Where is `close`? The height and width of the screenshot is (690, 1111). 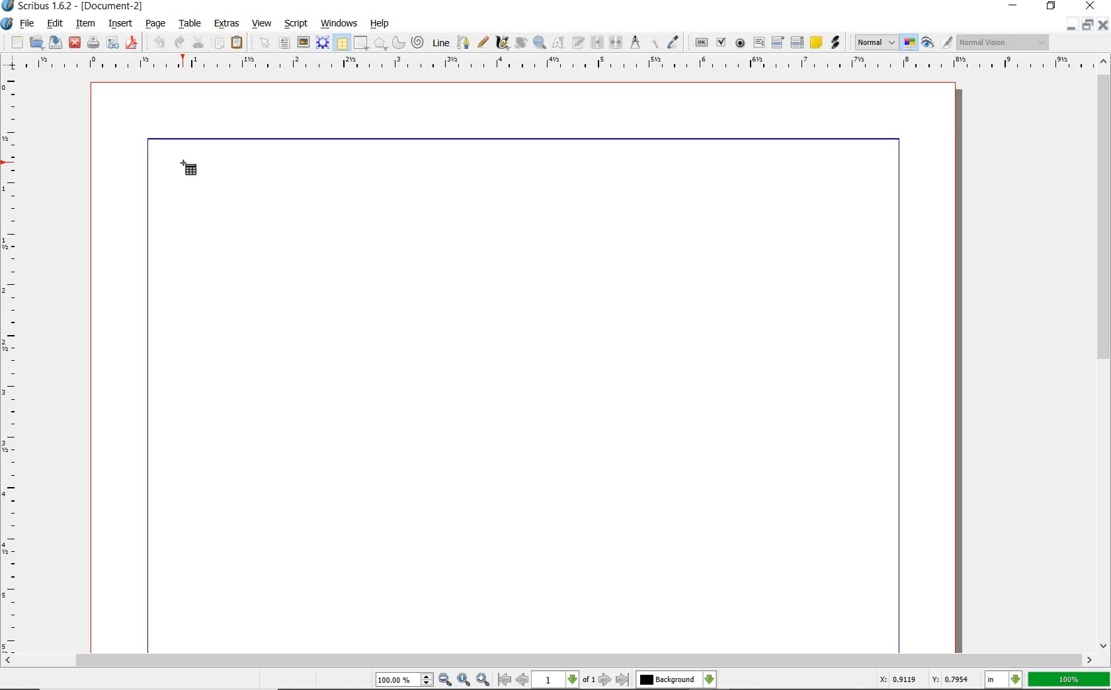 close is located at coordinates (1089, 7).